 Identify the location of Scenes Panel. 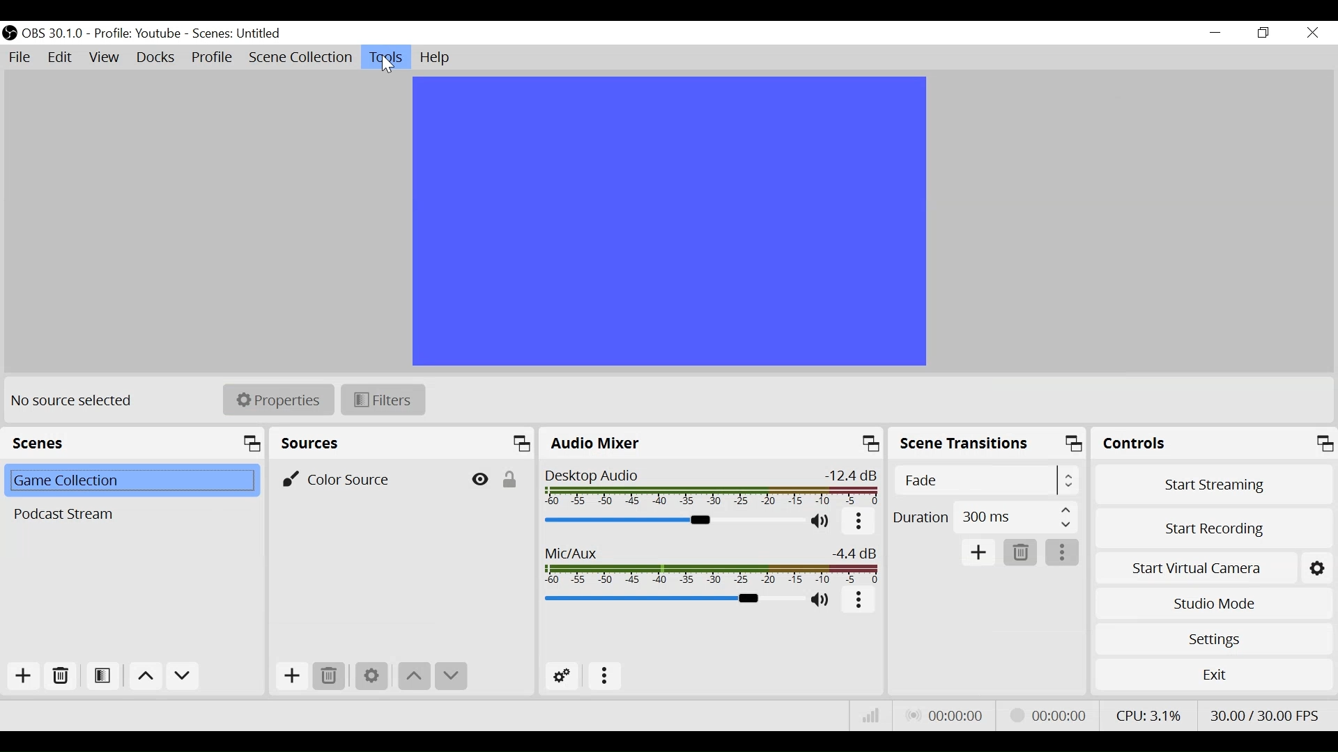
(133, 442).